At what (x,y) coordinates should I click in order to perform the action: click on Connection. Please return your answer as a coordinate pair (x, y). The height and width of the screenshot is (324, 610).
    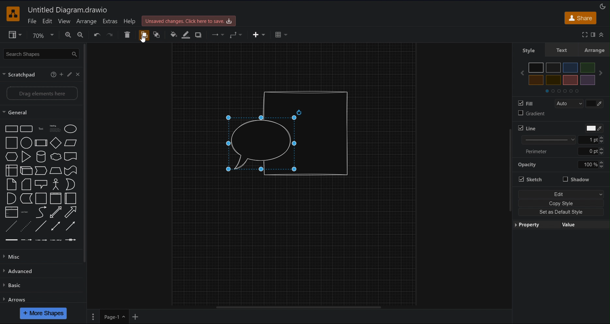
    Looking at the image, I should click on (218, 35).